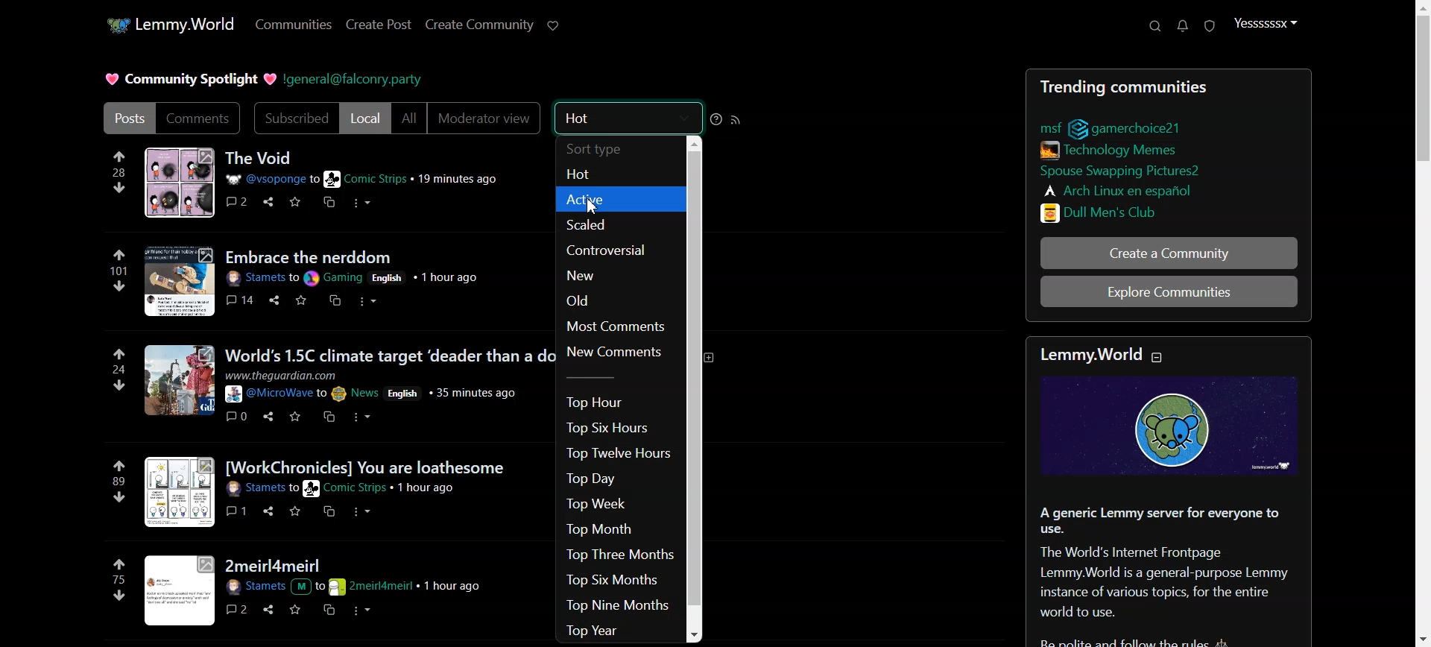 This screenshot has width=1431, height=647. What do you see at coordinates (237, 415) in the screenshot?
I see `` at bounding box center [237, 415].